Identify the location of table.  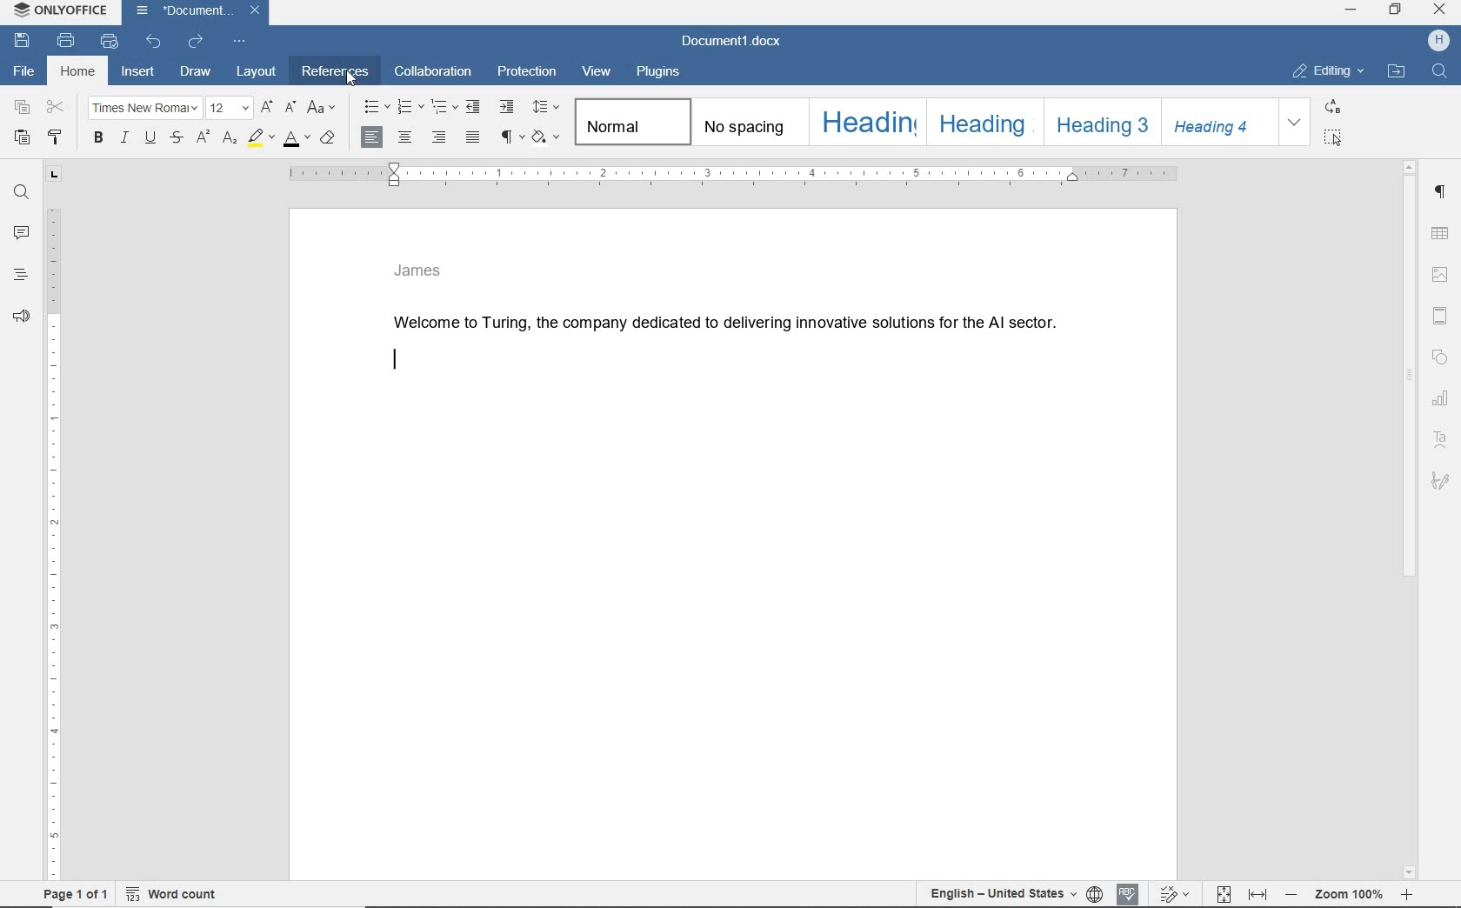
(1444, 232).